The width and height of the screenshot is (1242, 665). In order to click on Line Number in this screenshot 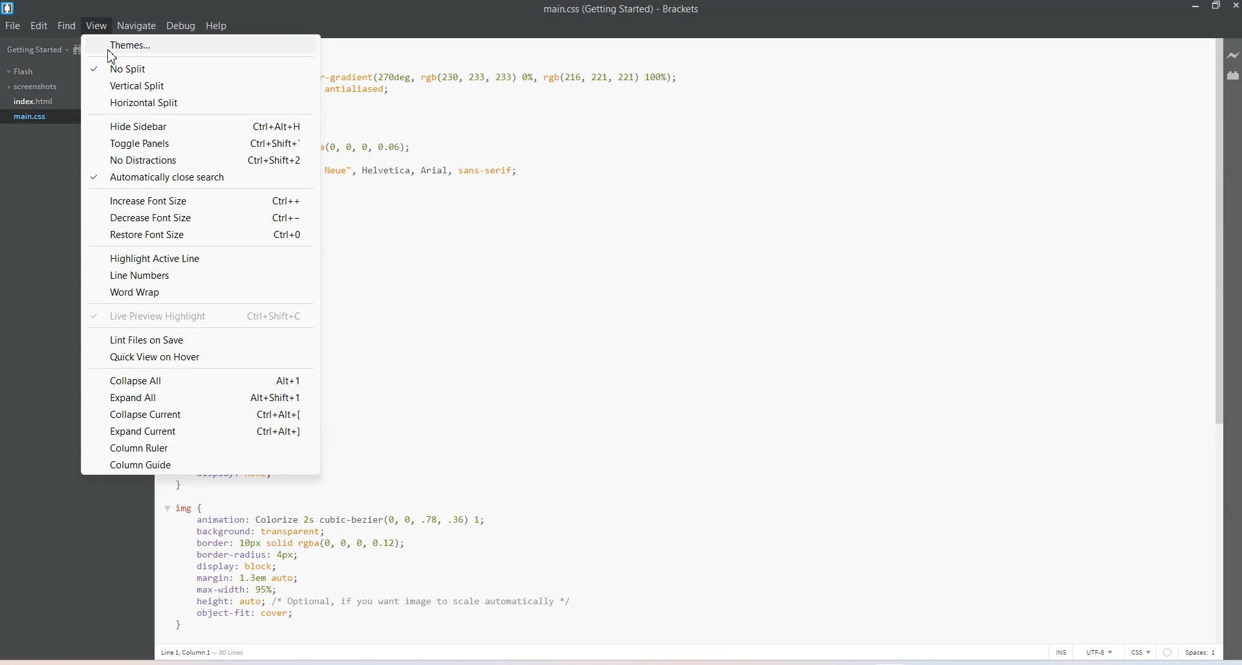, I will do `click(198, 276)`.